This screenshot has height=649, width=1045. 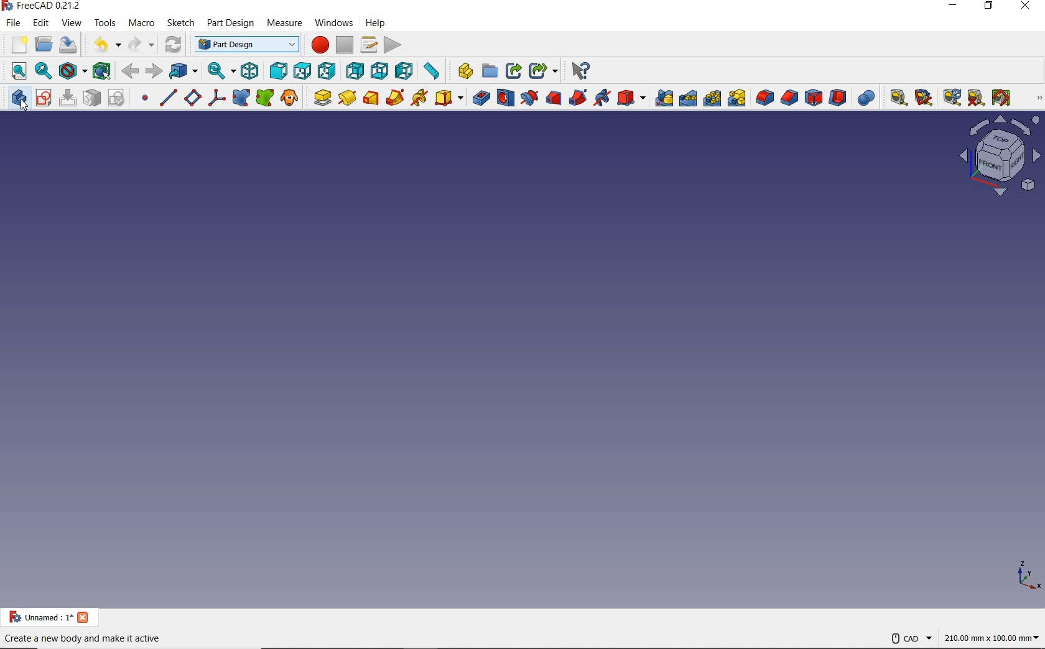 What do you see at coordinates (42, 45) in the screenshot?
I see `open` at bounding box center [42, 45].